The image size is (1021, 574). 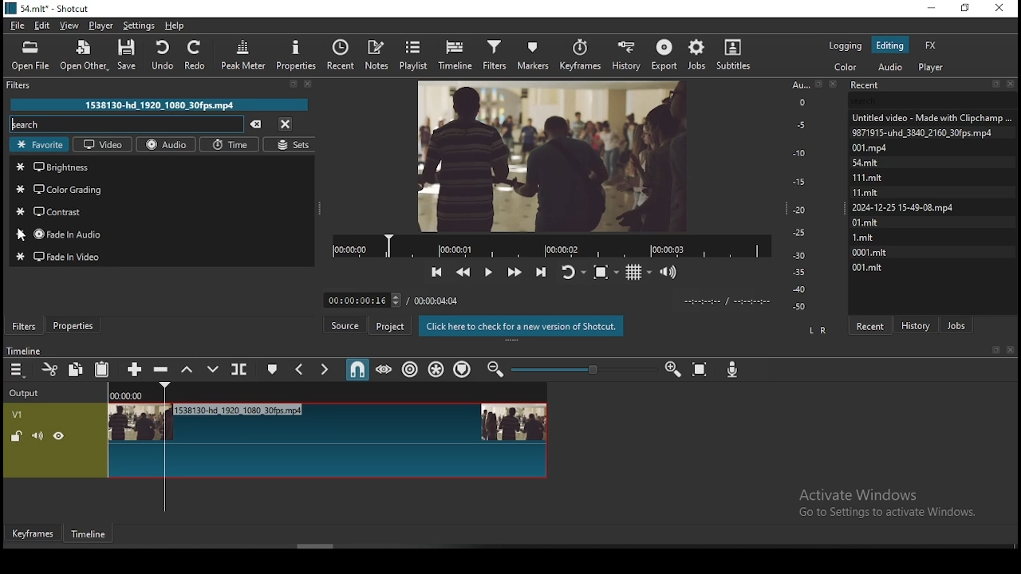 What do you see at coordinates (733, 368) in the screenshot?
I see `record audio` at bounding box center [733, 368].